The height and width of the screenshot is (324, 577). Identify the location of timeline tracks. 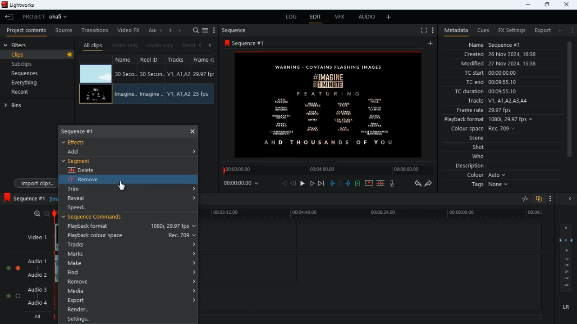
(371, 295).